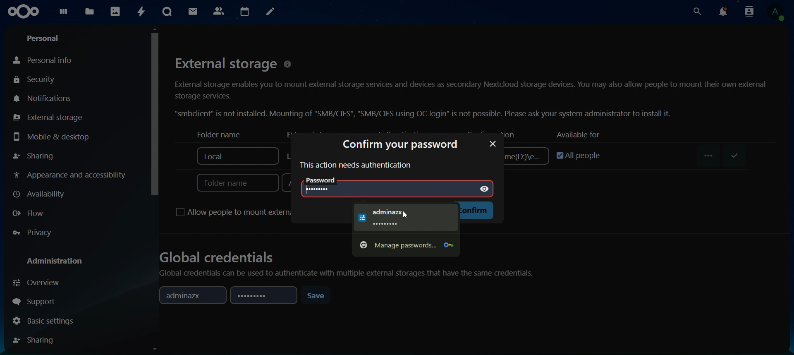 This screenshot has height=355, width=794. What do you see at coordinates (72, 175) in the screenshot?
I see `appearance and accessibilty` at bounding box center [72, 175].